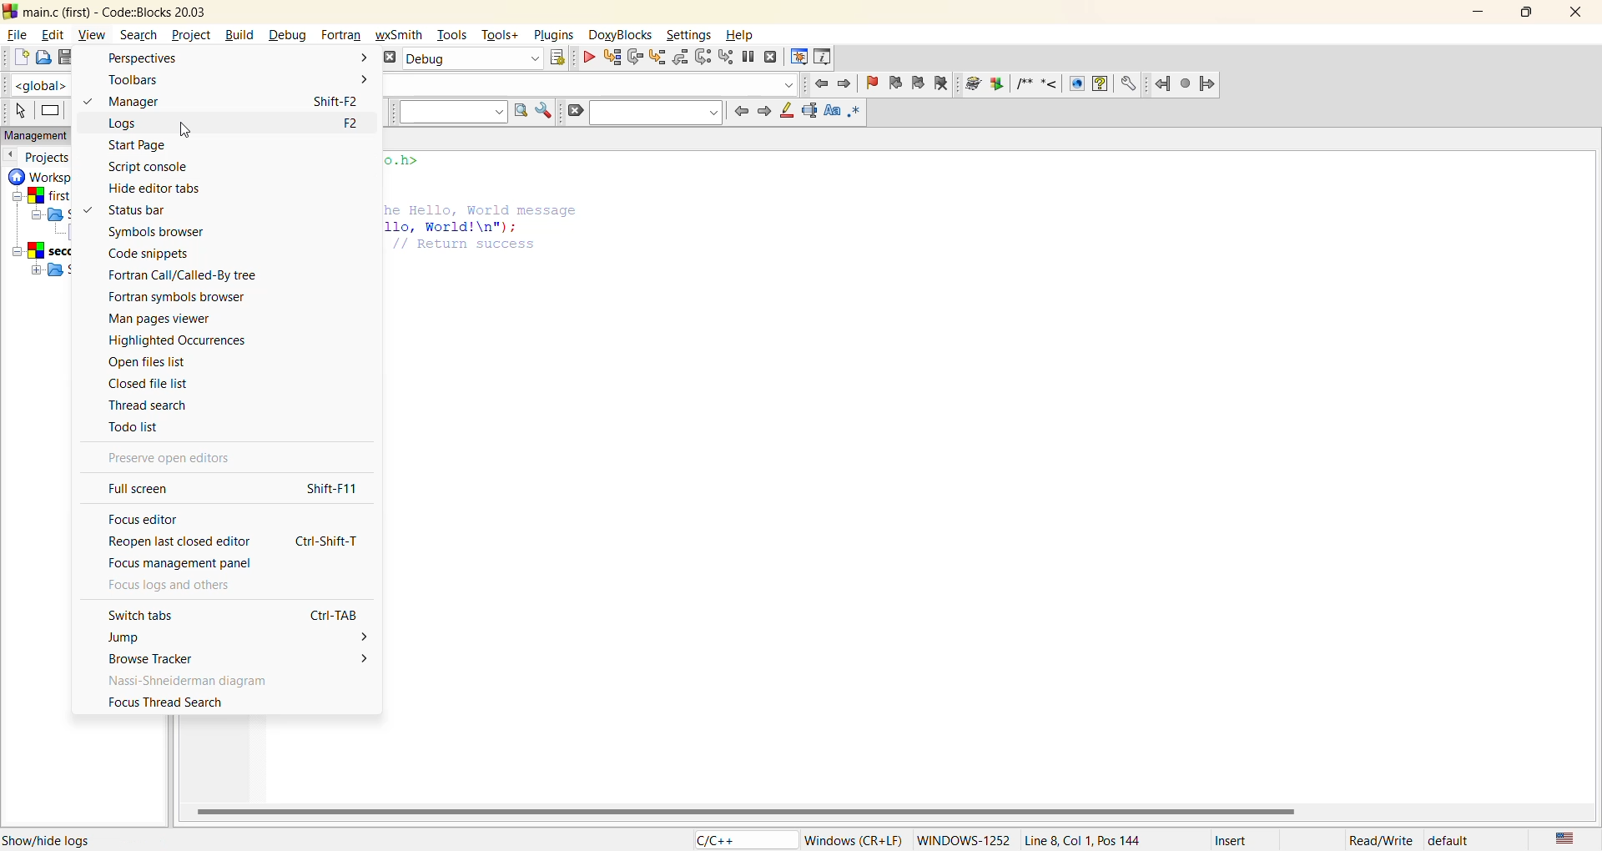 This screenshot has width=1602, height=851. Describe the element at coordinates (150, 517) in the screenshot. I see `focus editor` at that location.